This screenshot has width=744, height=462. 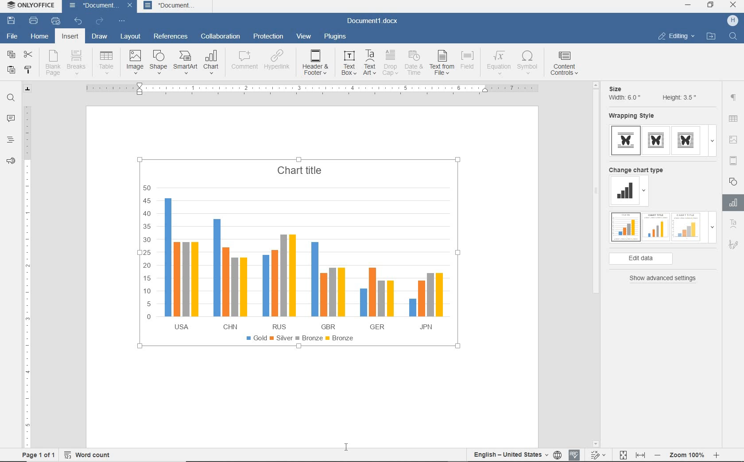 I want to click on type 1, so click(x=626, y=141).